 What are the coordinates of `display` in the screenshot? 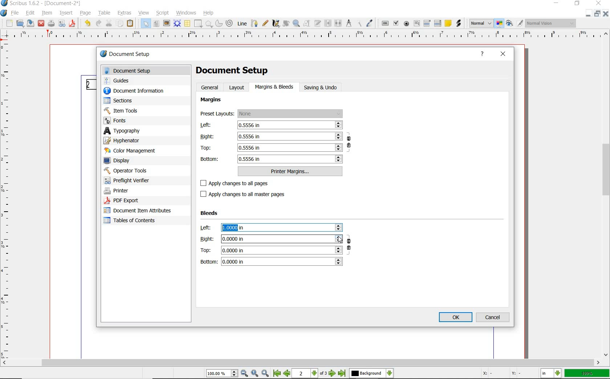 It's located at (120, 161).